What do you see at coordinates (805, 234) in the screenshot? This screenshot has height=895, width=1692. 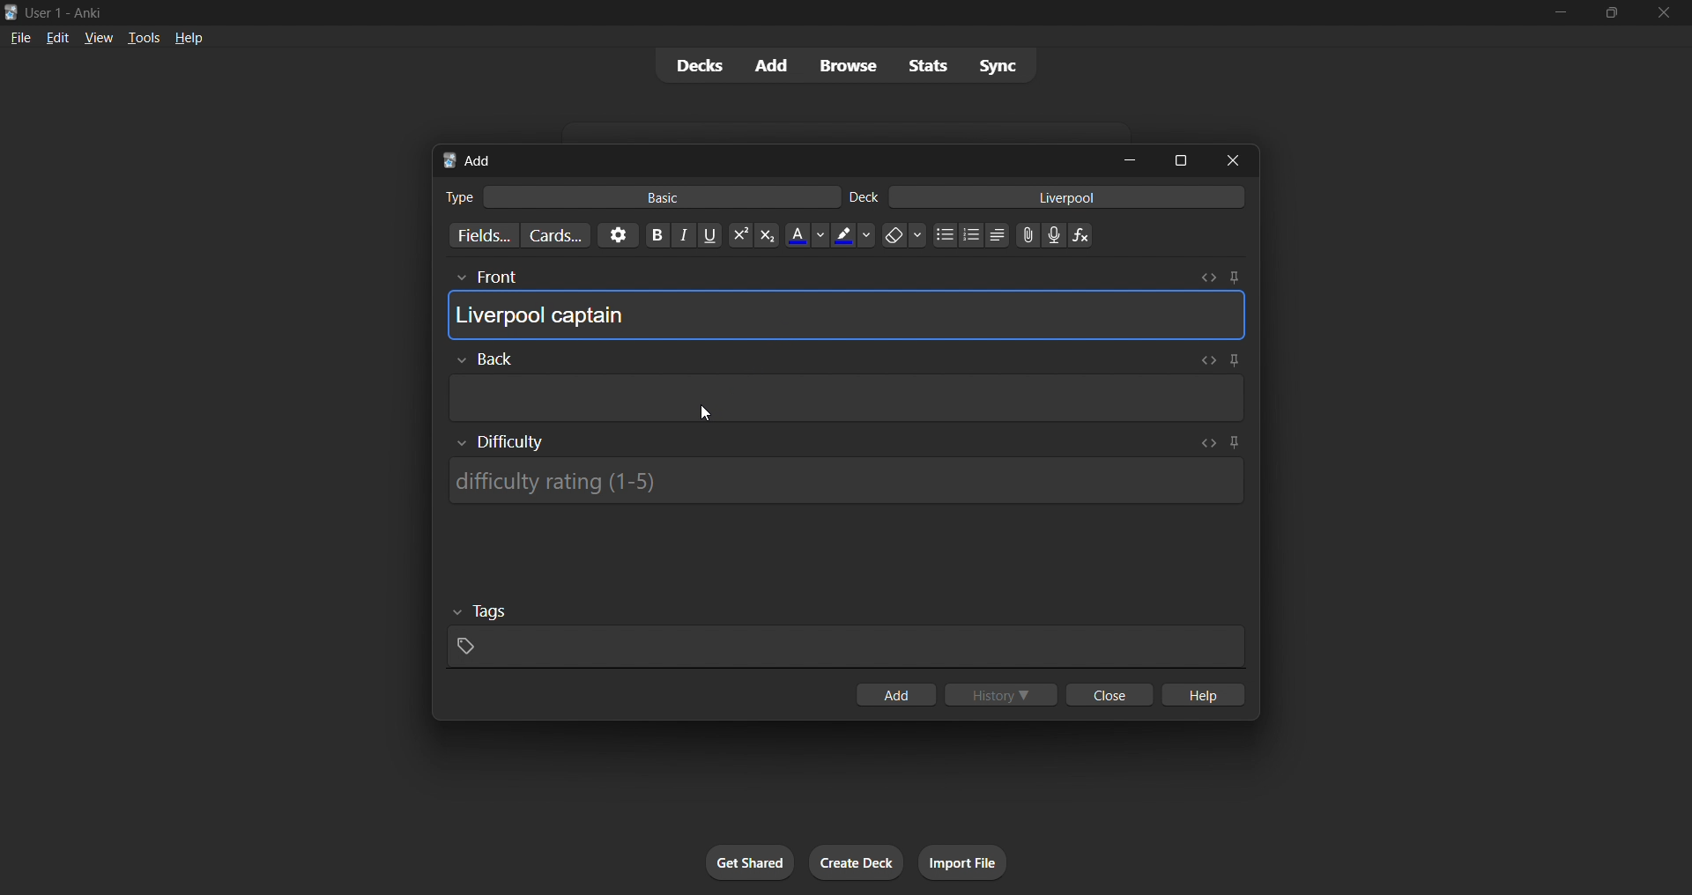 I see `Text color options` at bounding box center [805, 234].